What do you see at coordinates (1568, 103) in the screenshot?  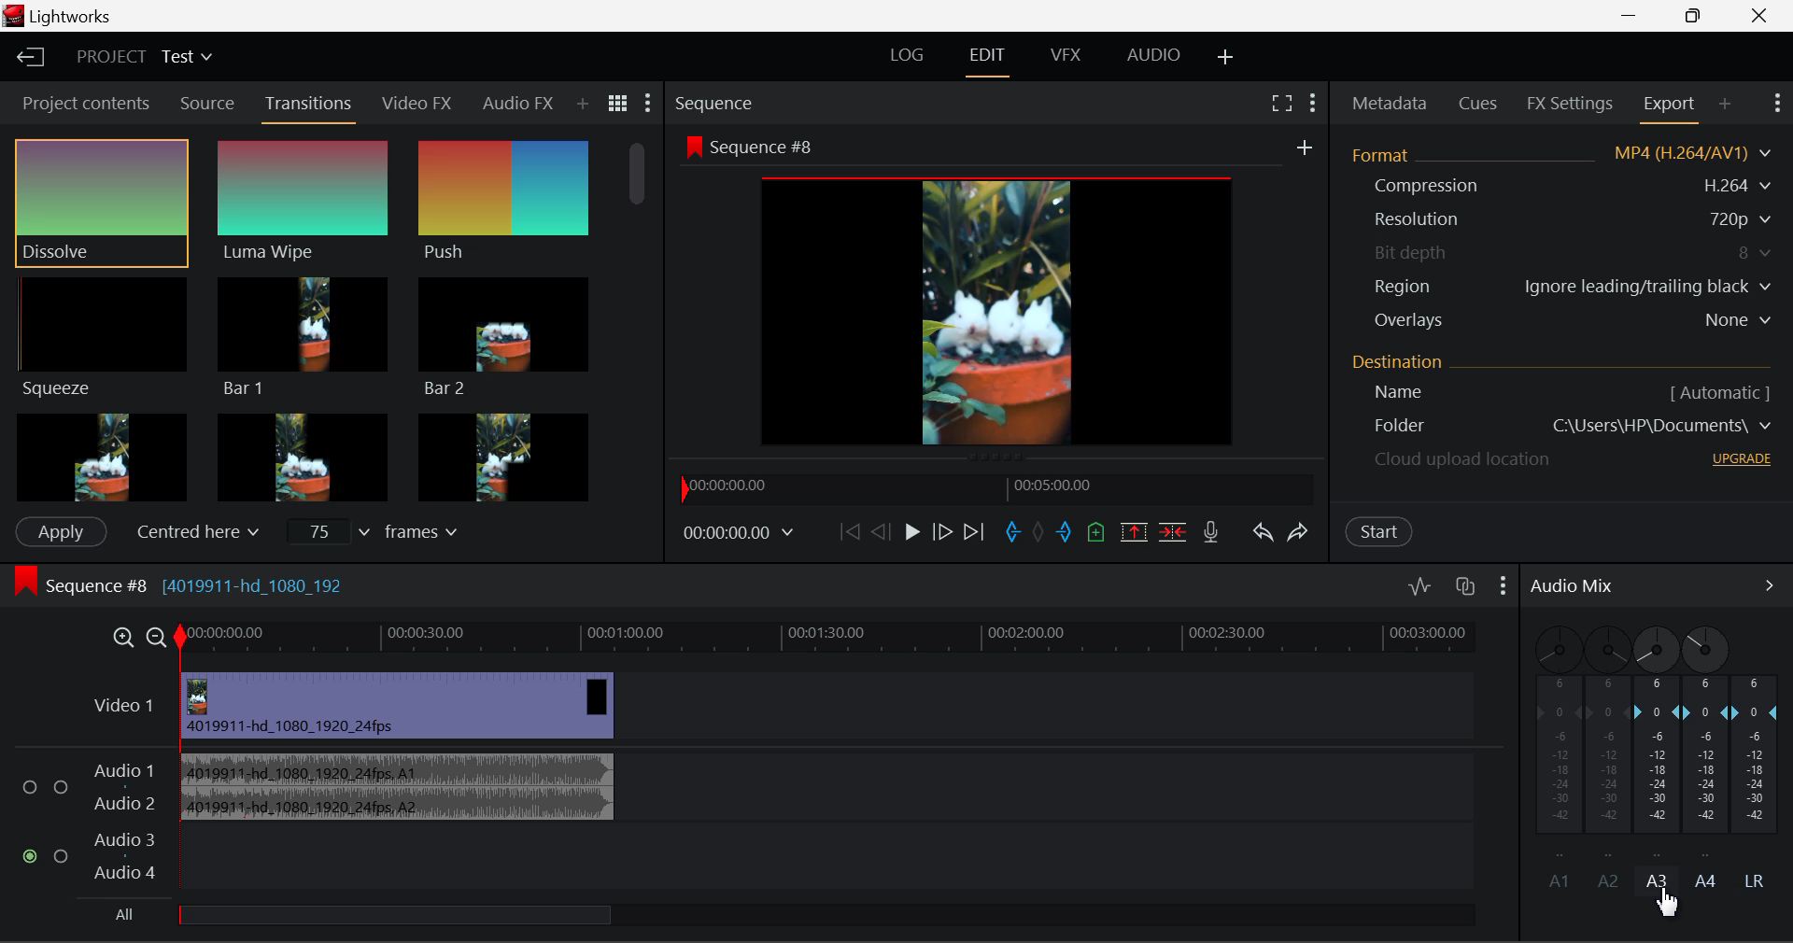 I see `FX Settings` at bounding box center [1568, 103].